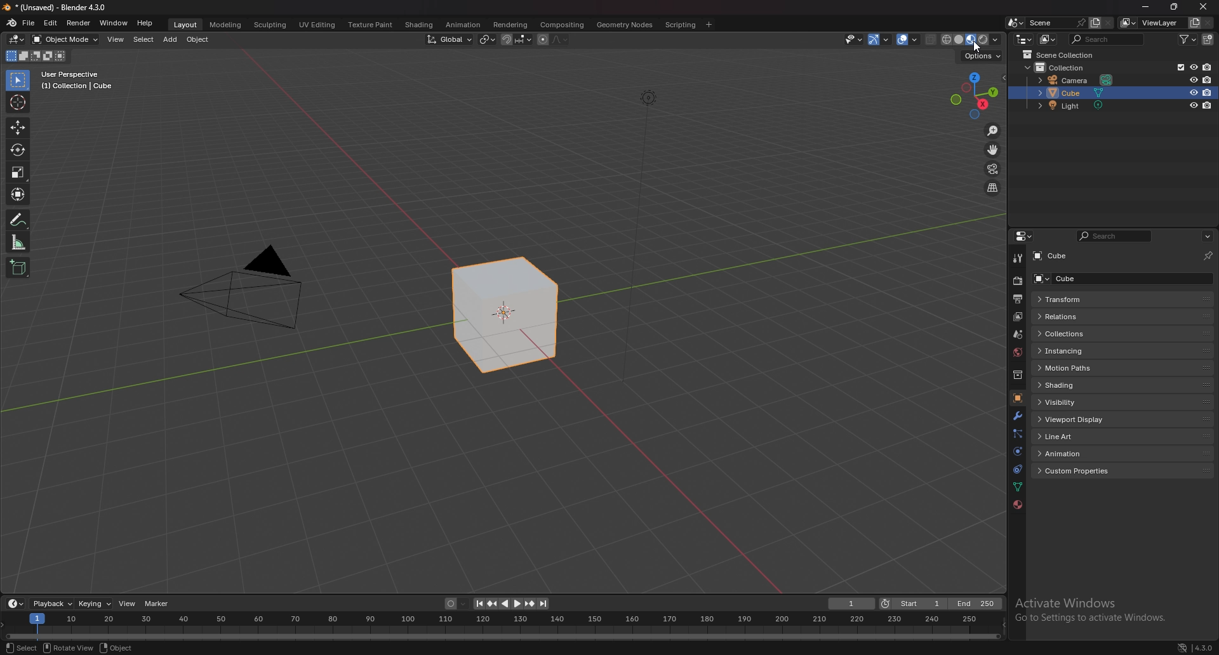 Image resolution: width=1219 pixels, height=655 pixels. What do you see at coordinates (1095, 22) in the screenshot?
I see `add scene` at bounding box center [1095, 22].